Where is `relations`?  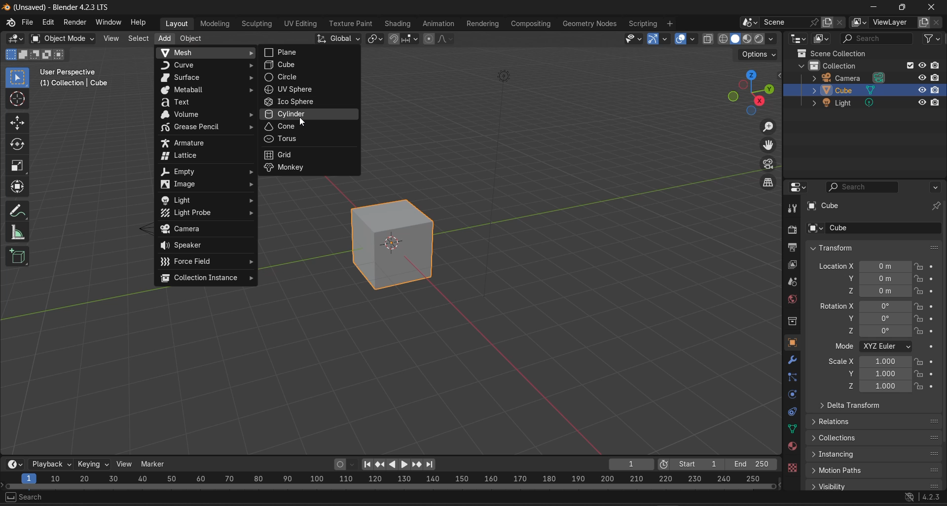
relations is located at coordinates (874, 423).